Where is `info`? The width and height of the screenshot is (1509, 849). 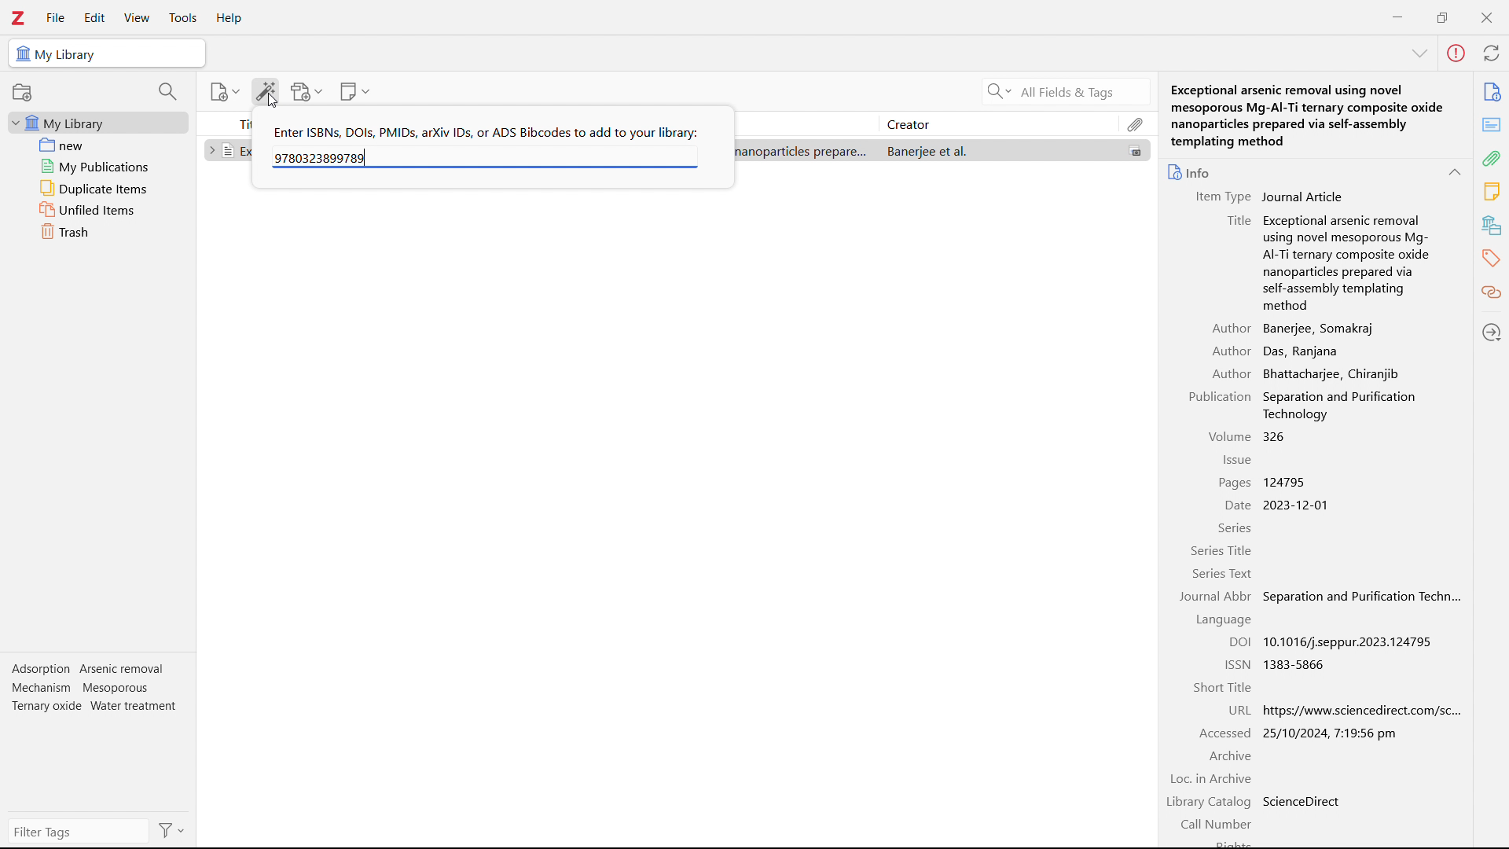
info is located at coordinates (1492, 92).